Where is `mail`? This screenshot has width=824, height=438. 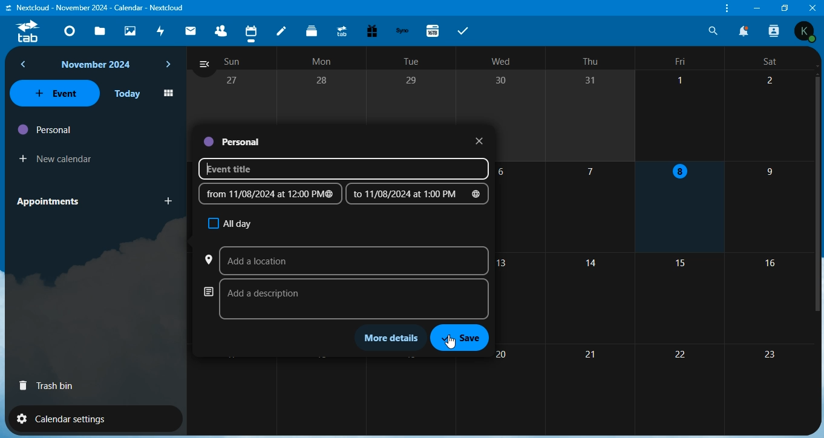
mail is located at coordinates (192, 30).